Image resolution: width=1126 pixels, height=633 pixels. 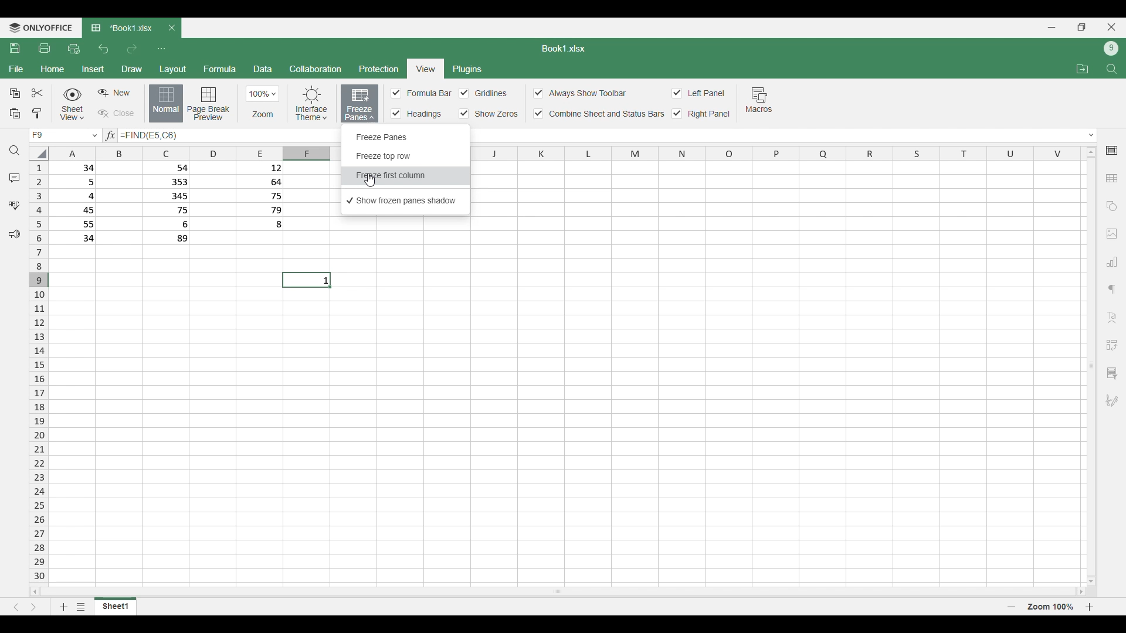 What do you see at coordinates (1052, 28) in the screenshot?
I see `Minimize` at bounding box center [1052, 28].